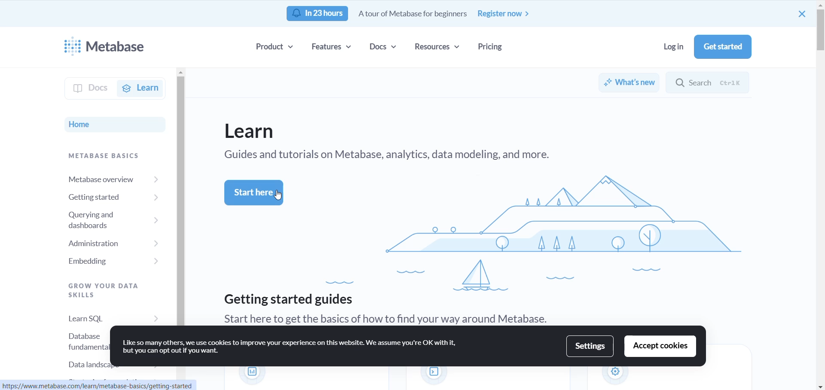 This screenshot has height=390, width=825. What do you see at coordinates (277, 197) in the screenshot?
I see `text` at bounding box center [277, 197].